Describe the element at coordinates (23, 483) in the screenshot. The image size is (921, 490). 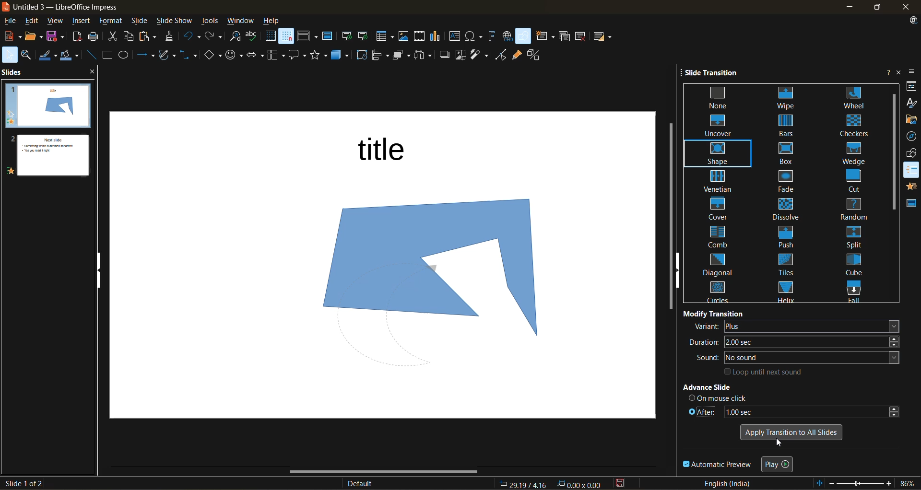
I see `slide count` at that location.